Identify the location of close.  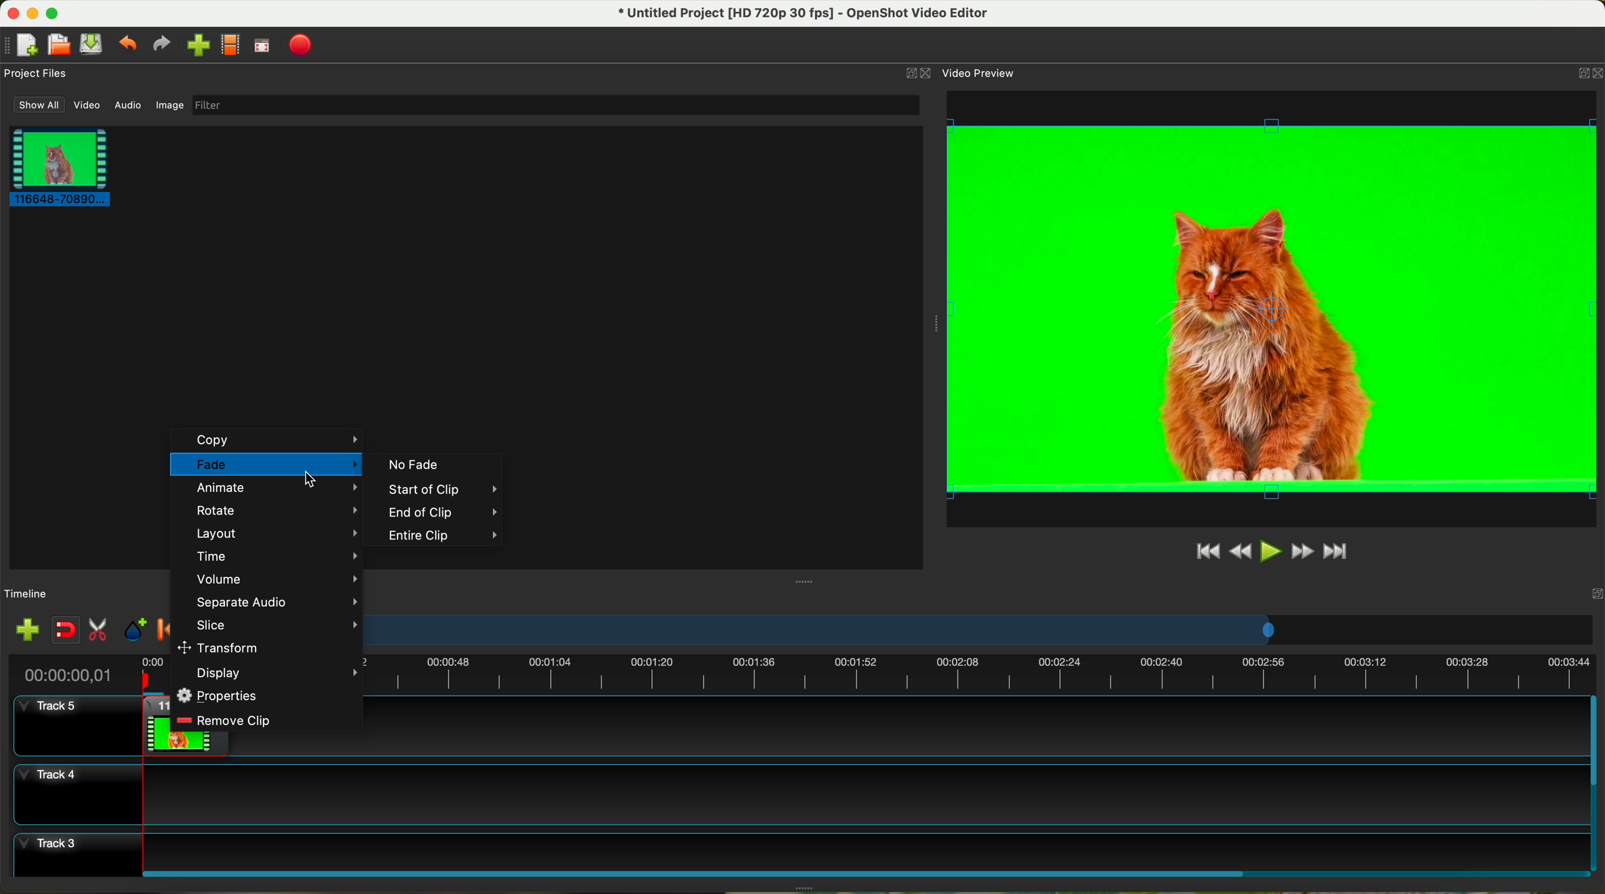
(920, 74).